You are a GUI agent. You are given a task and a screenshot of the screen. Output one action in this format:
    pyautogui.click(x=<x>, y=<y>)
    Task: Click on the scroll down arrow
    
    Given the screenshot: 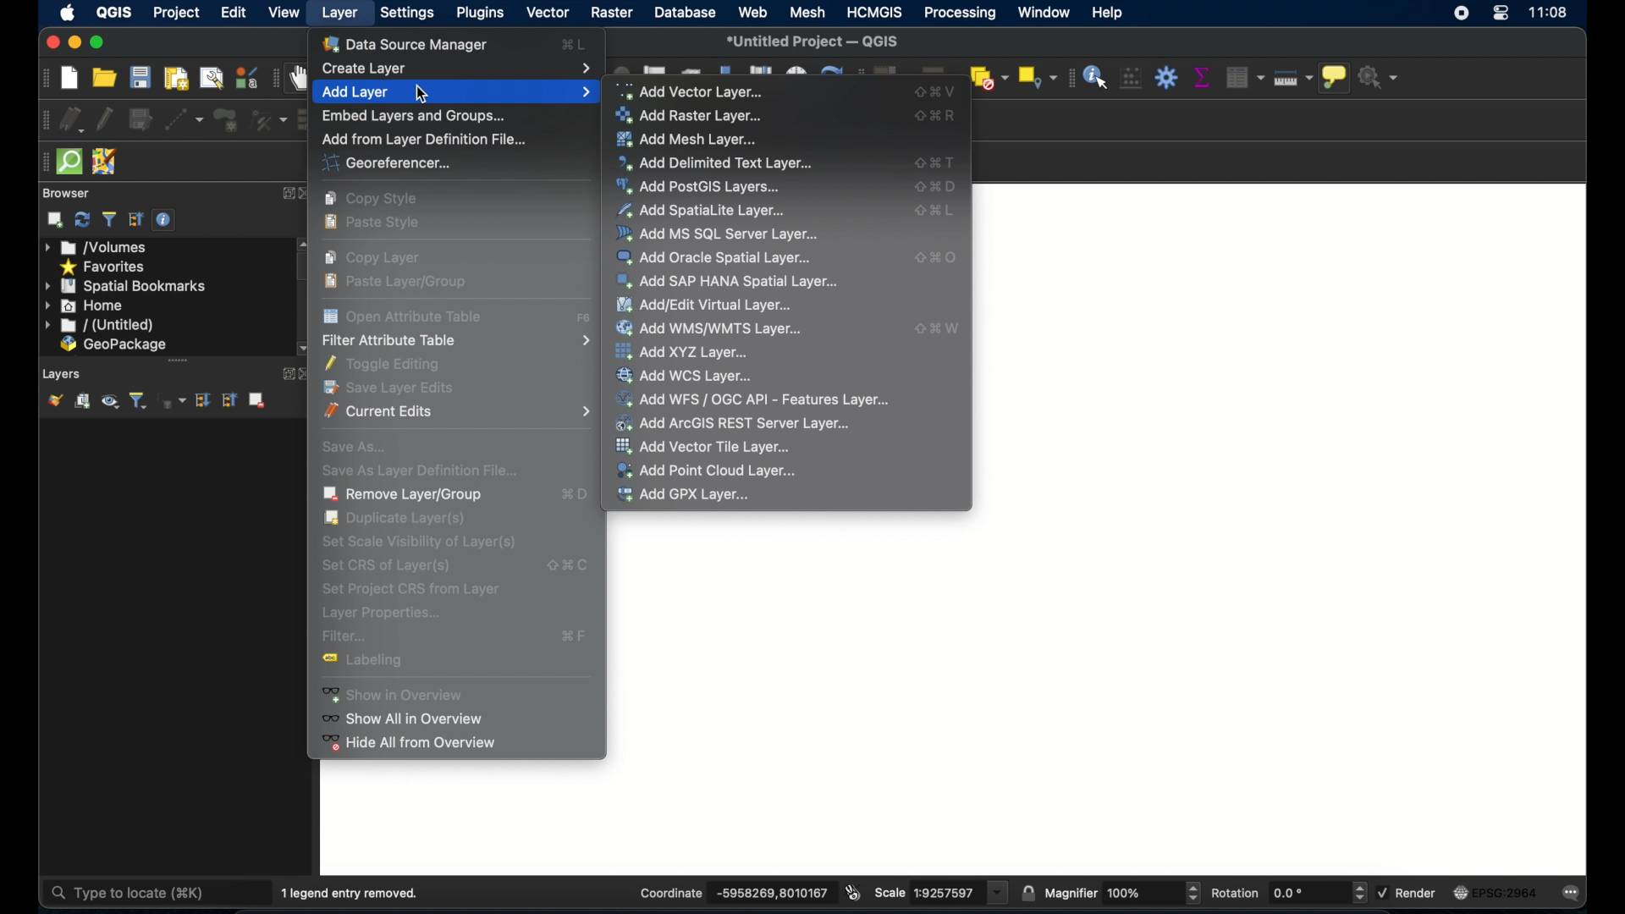 What is the action you would take?
    pyautogui.click(x=302, y=348)
    